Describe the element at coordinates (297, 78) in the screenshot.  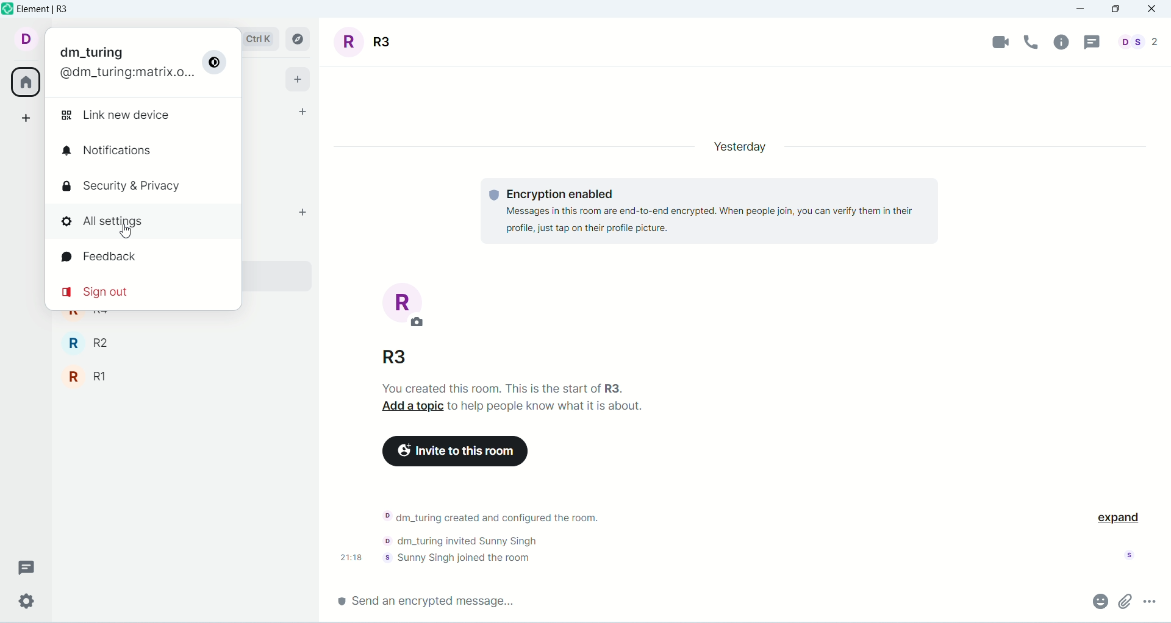
I see `add` at that location.